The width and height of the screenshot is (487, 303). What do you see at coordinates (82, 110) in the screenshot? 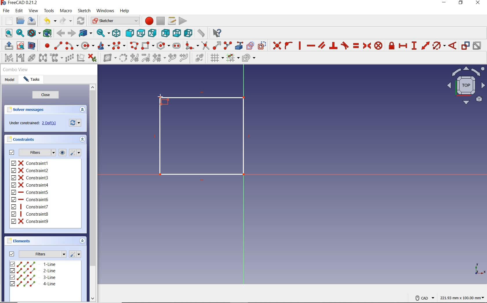
I see `expand` at bounding box center [82, 110].